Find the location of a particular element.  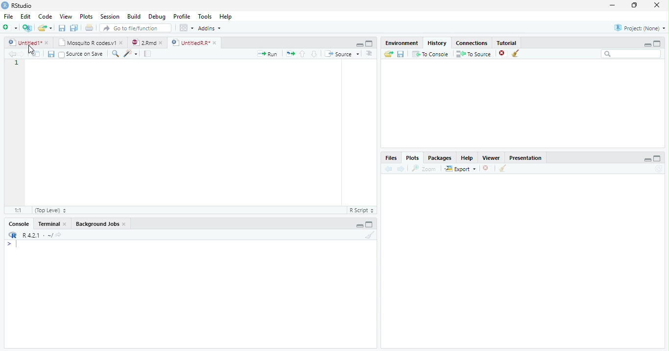

close is located at coordinates (121, 43).